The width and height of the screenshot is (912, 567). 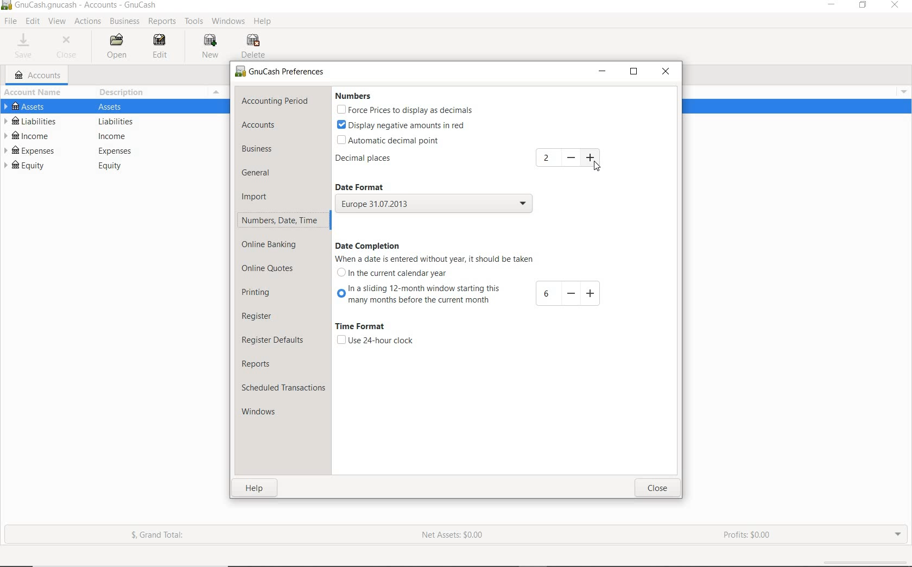 What do you see at coordinates (125, 22) in the screenshot?
I see `BUSINESS` at bounding box center [125, 22].